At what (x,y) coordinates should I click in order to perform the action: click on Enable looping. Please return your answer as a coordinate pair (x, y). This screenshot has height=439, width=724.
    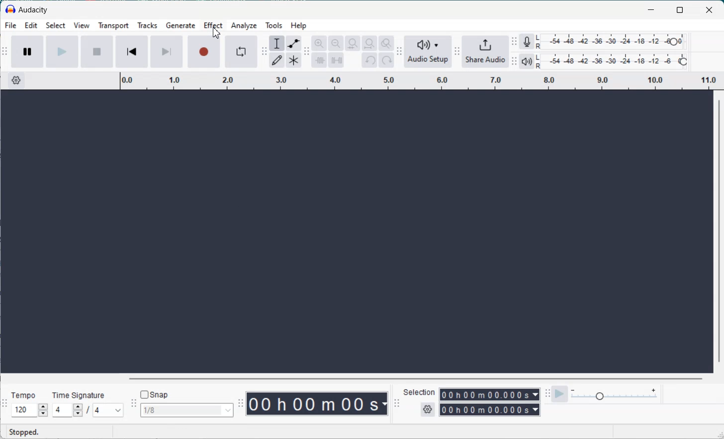
    Looking at the image, I should click on (241, 52).